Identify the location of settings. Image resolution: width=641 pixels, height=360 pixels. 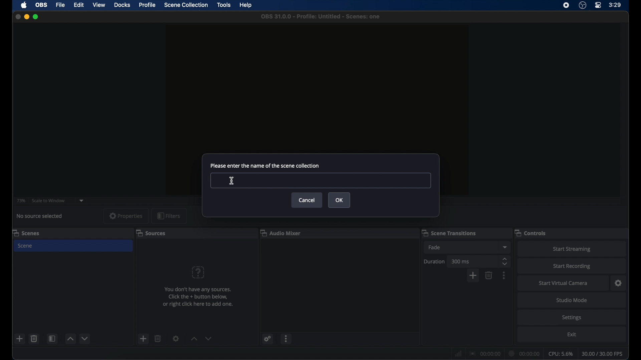
(573, 317).